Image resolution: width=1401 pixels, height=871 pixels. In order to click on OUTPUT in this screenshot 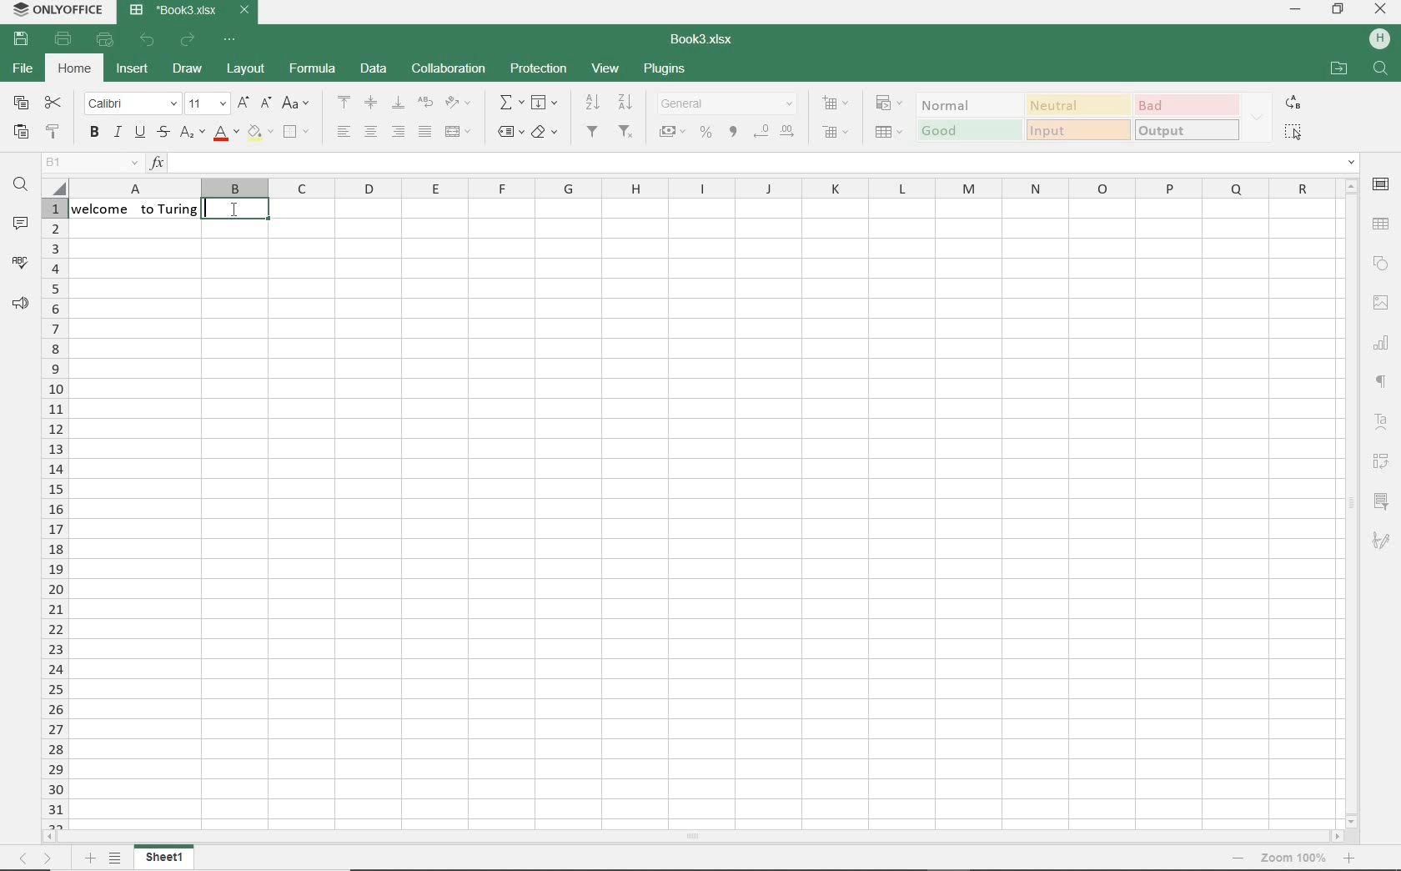, I will do `click(1186, 130)`.